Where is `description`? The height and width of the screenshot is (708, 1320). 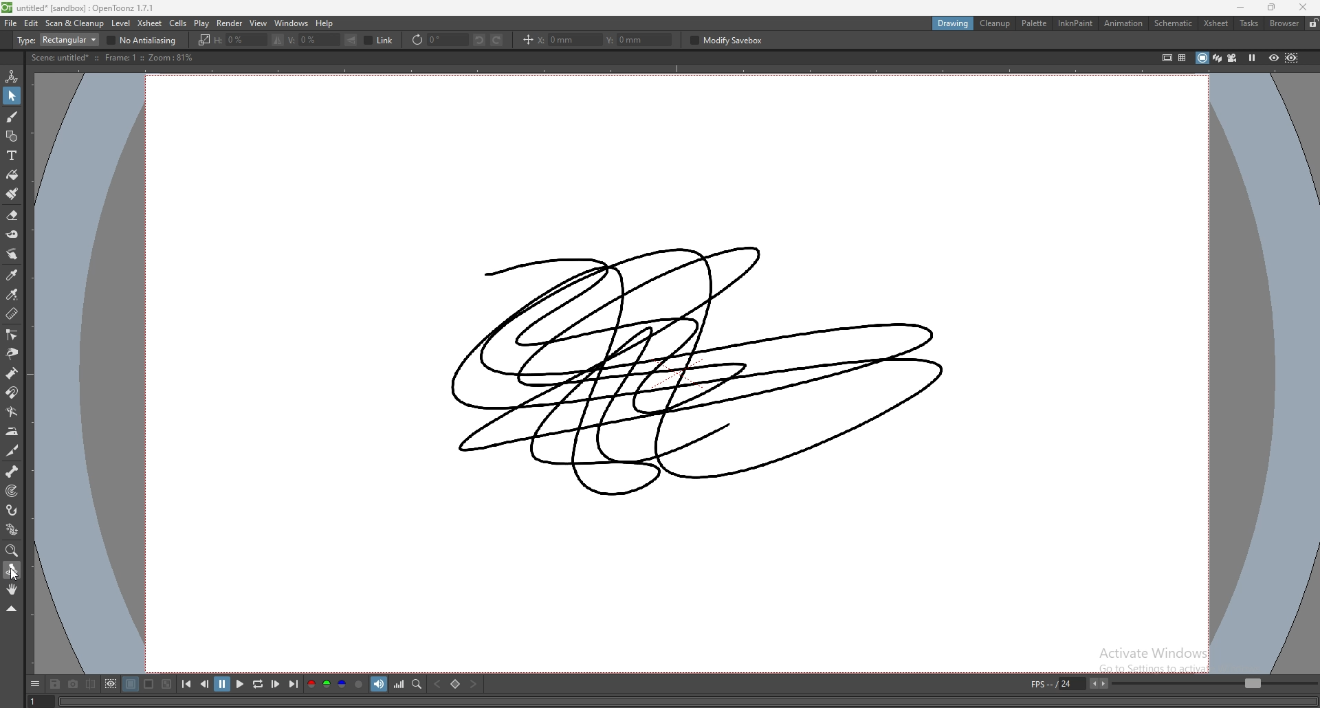
description is located at coordinates (114, 58).